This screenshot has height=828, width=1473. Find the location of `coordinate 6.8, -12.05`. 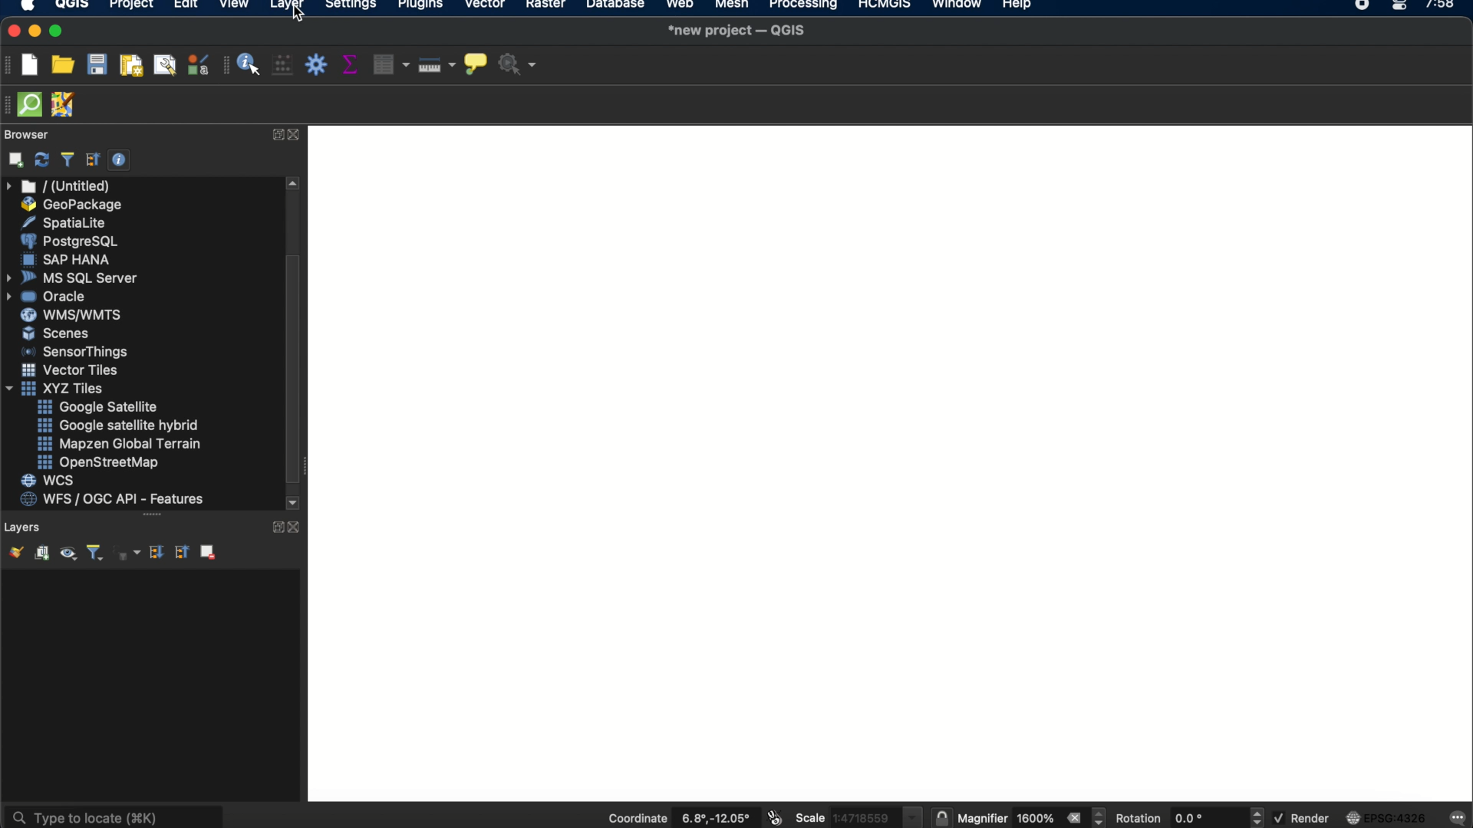

coordinate 6.8, -12.05 is located at coordinates (678, 816).